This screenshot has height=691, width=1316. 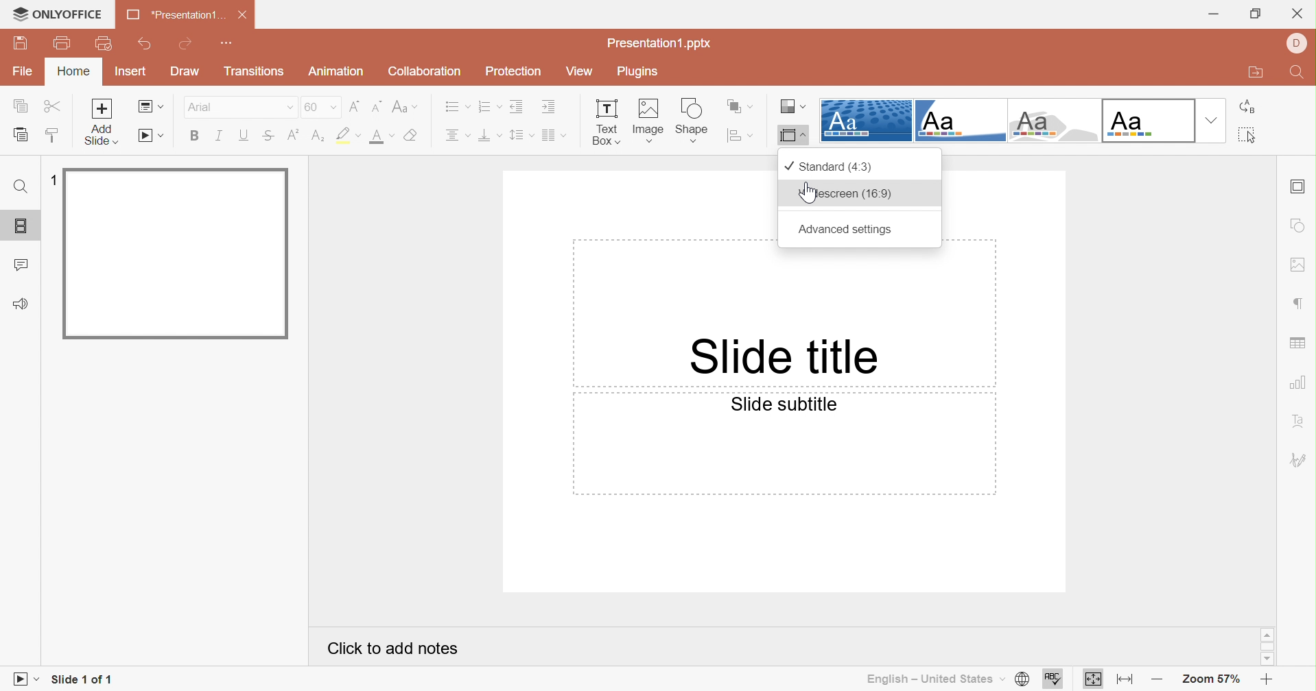 What do you see at coordinates (740, 107) in the screenshot?
I see `Arrange shape` at bounding box center [740, 107].